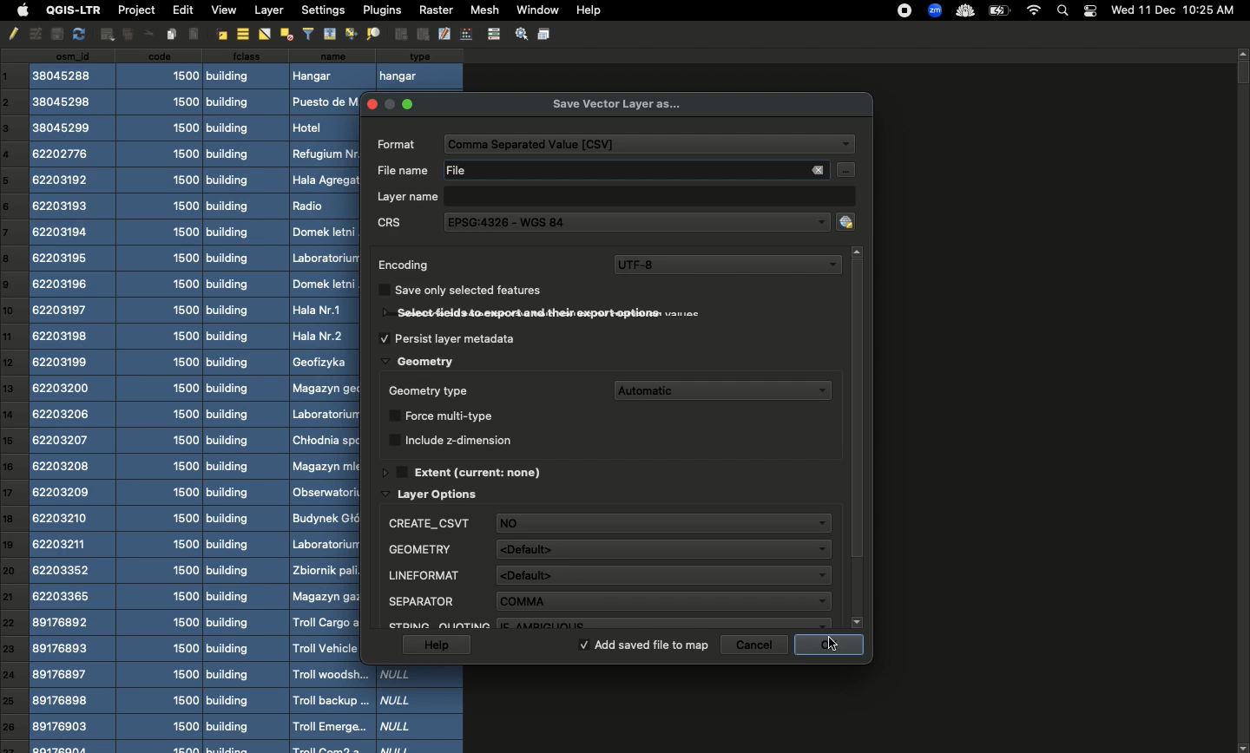 The image size is (1250, 753). Describe the element at coordinates (998, 11) in the screenshot. I see `Charge` at that location.